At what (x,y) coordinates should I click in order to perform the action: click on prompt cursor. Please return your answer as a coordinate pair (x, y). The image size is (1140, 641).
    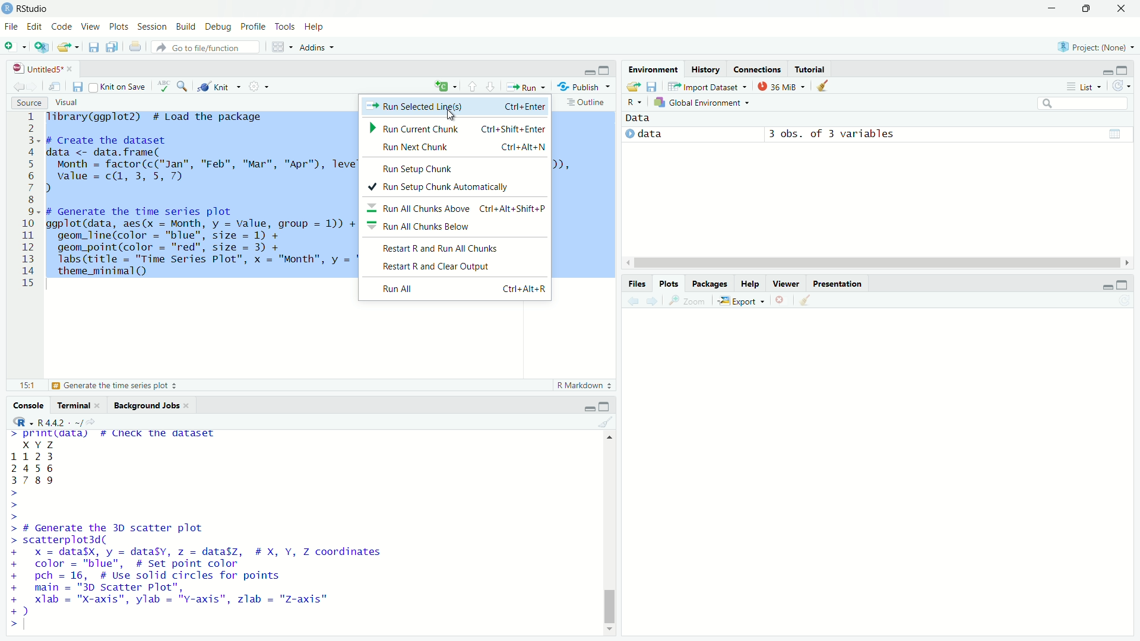
    Looking at the image, I should click on (11, 505).